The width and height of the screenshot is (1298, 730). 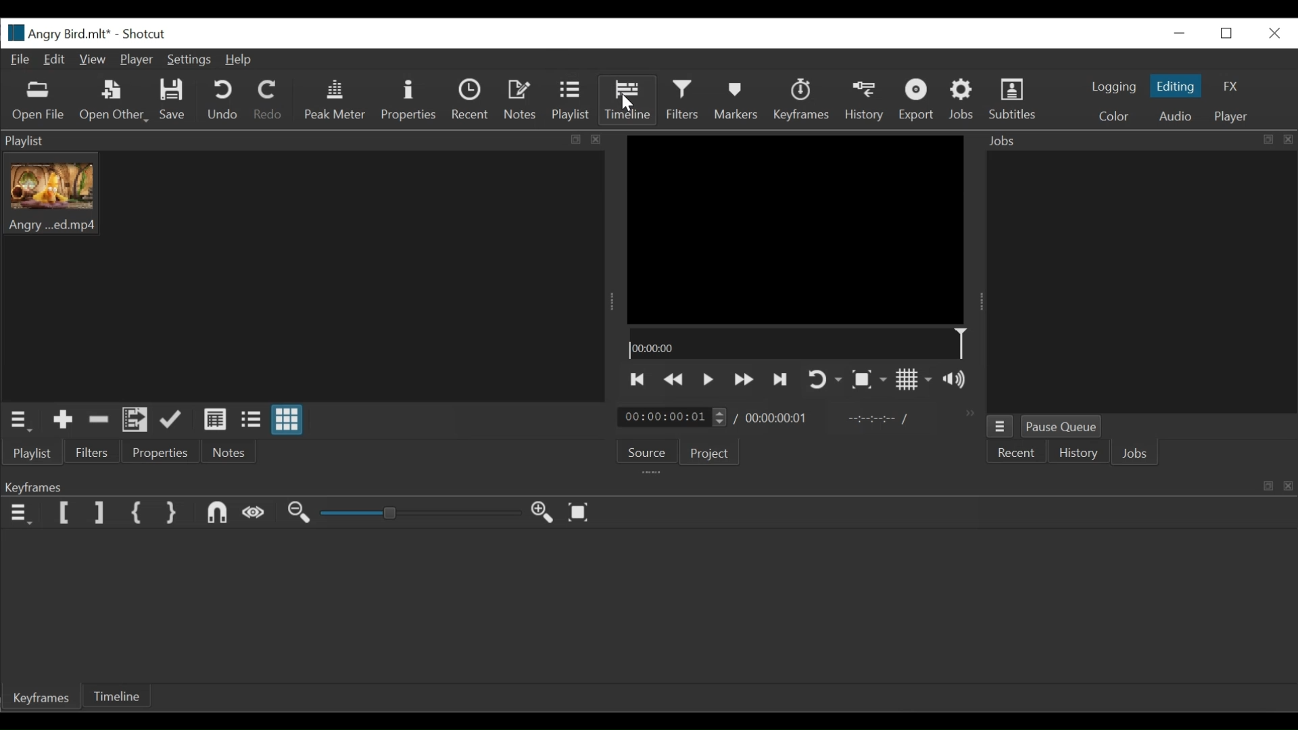 What do you see at coordinates (869, 379) in the screenshot?
I see `Toggle zoom` at bounding box center [869, 379].